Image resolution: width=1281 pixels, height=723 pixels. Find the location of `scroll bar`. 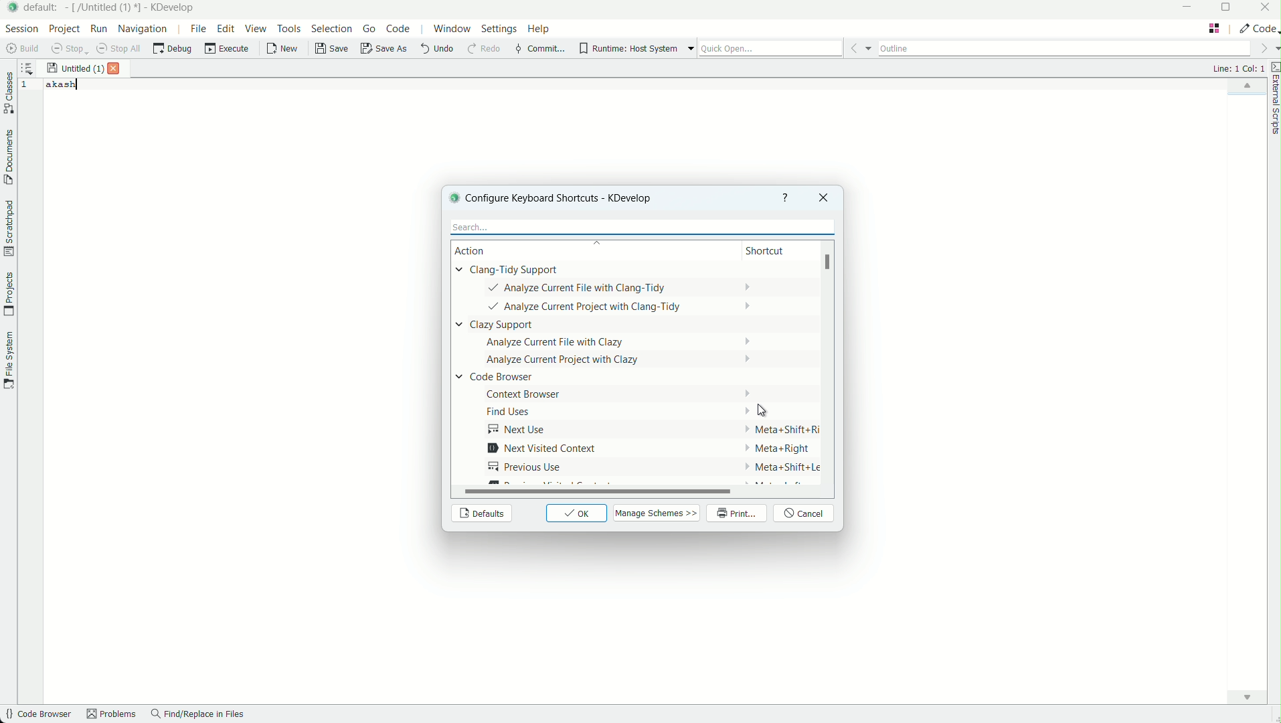

scroll bar is located at coordinates (830, 264).